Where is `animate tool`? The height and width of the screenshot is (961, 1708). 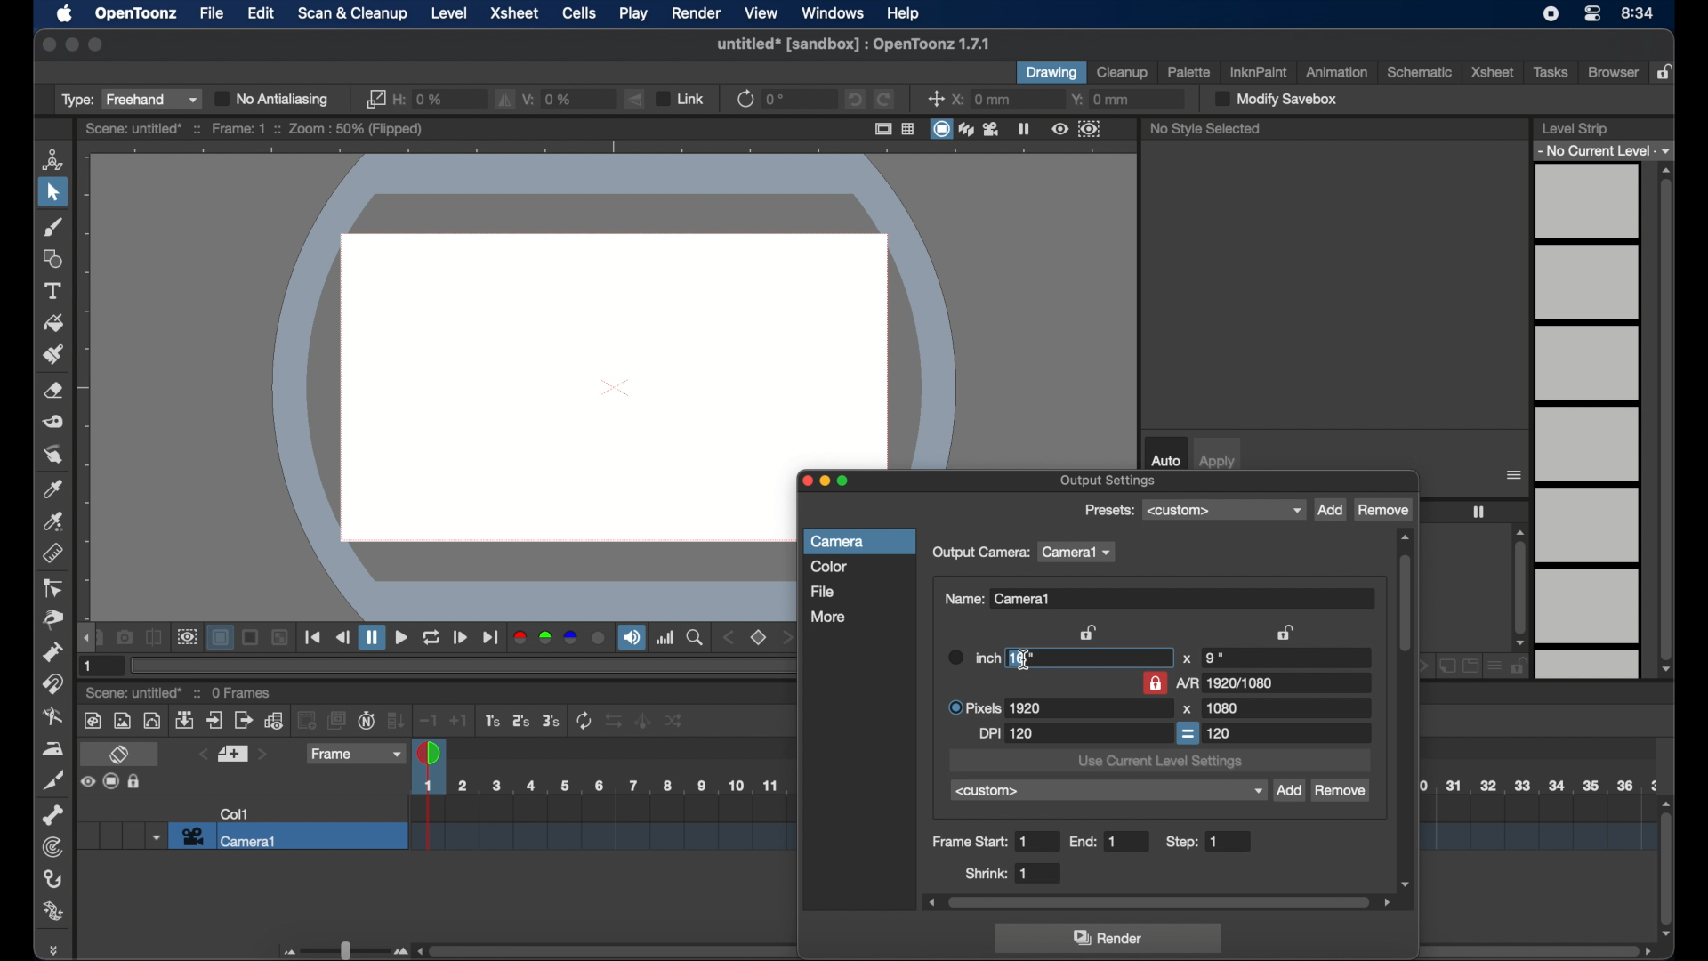
animate tool is located at coordinates (52, 158).